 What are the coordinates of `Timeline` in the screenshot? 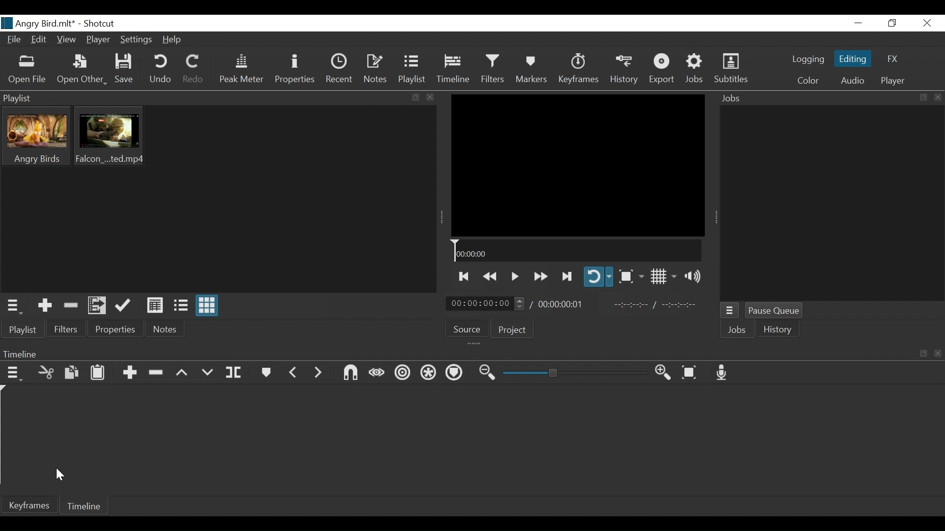 It's located at (467, 442).